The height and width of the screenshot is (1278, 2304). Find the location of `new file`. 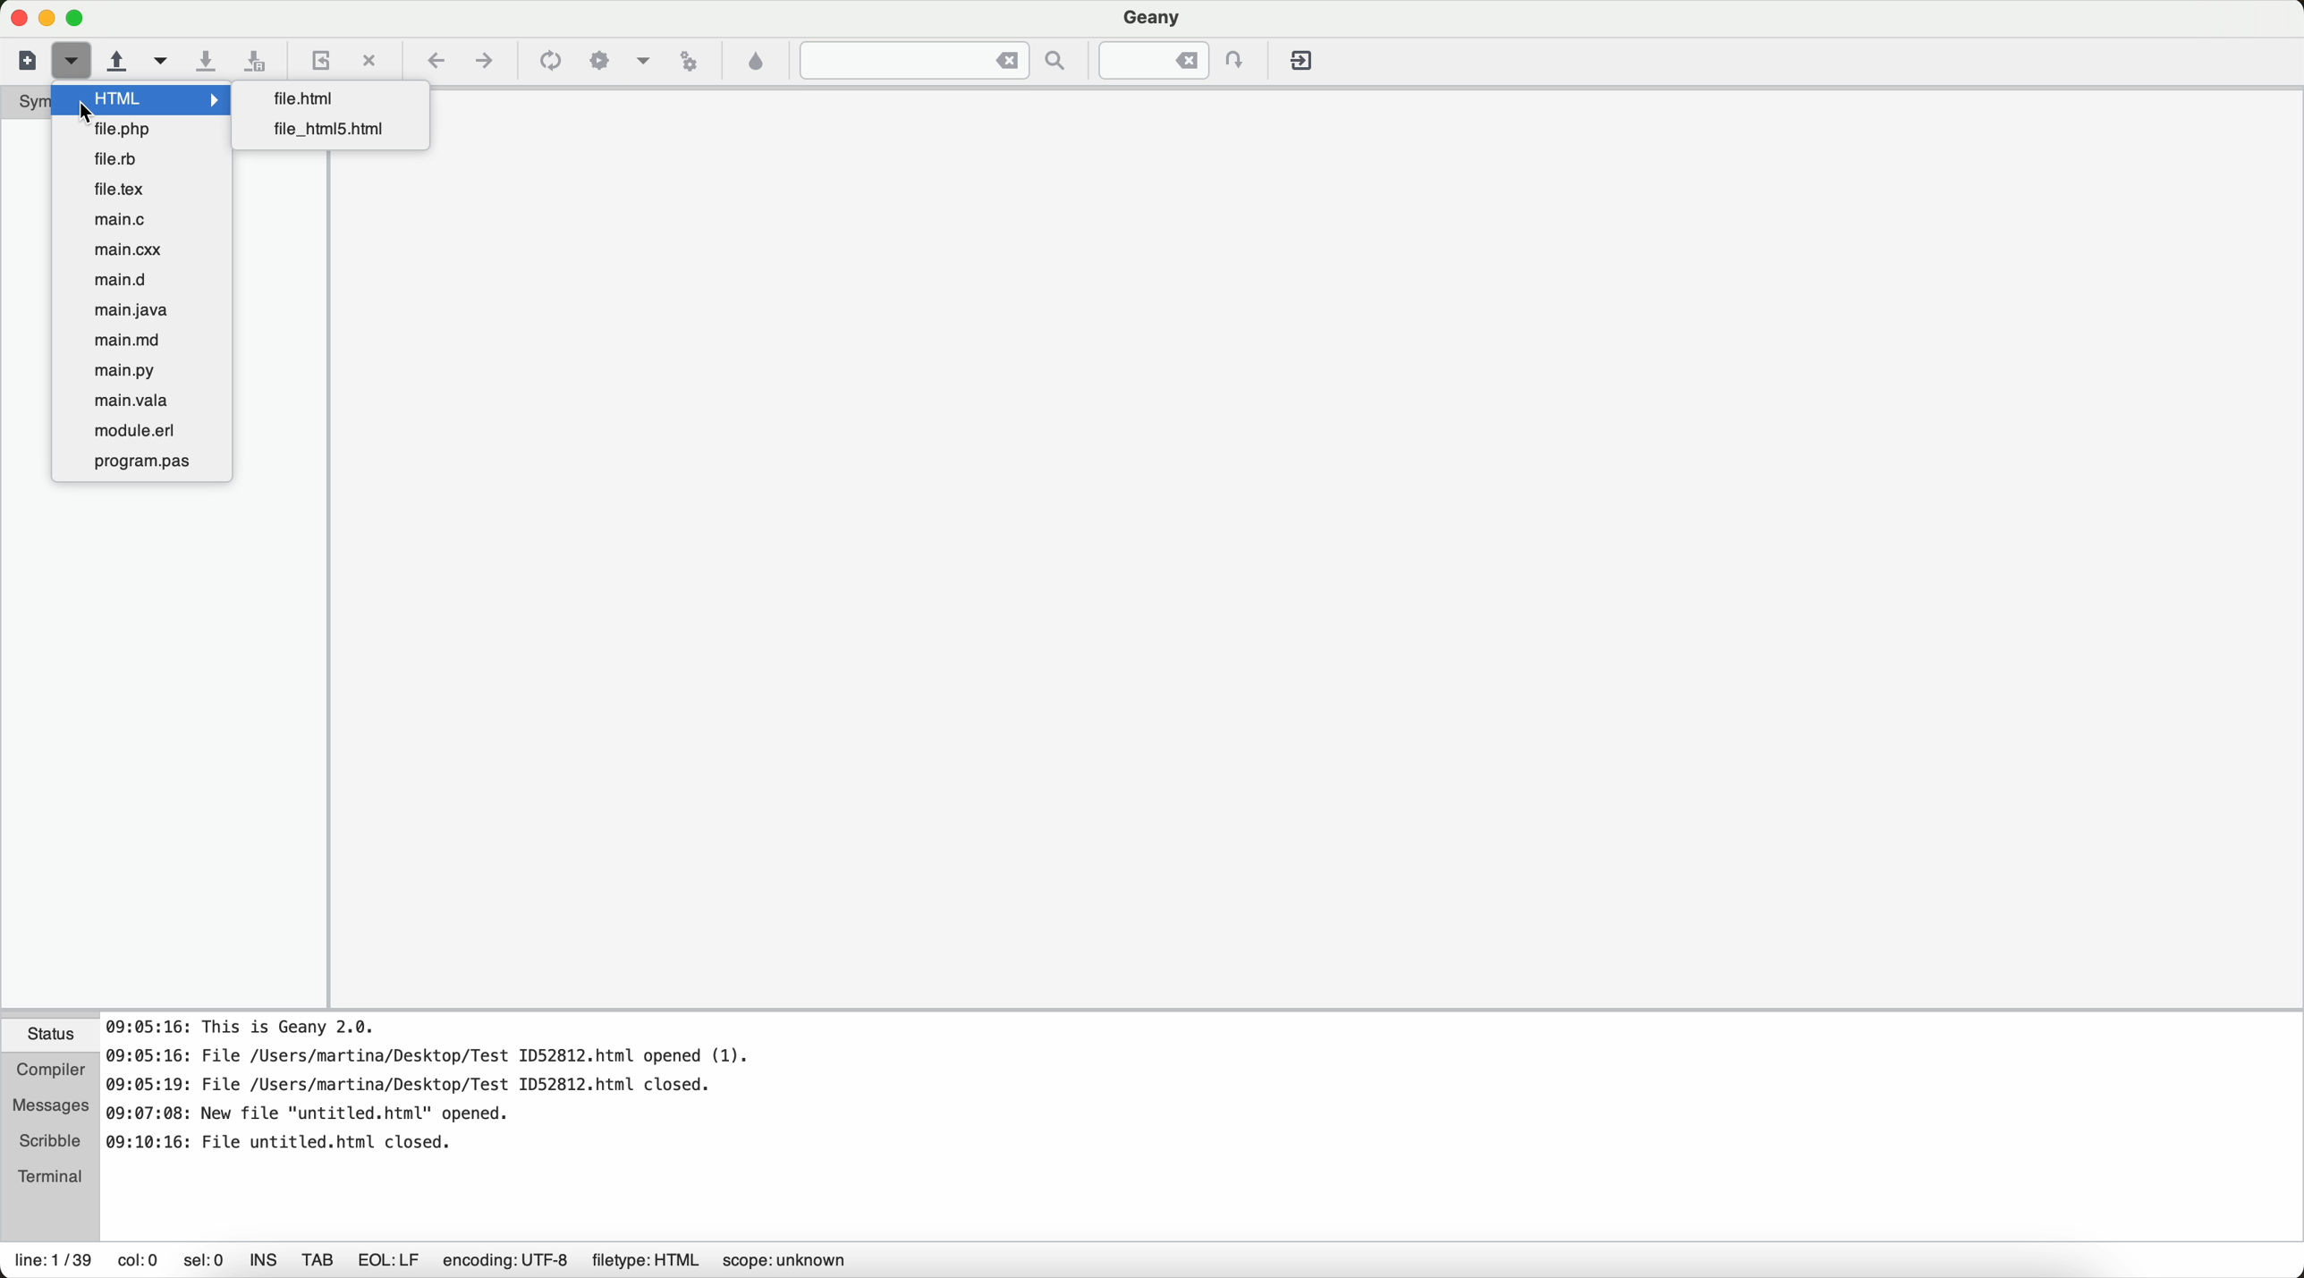

new file is located at coordinates (24, 60).